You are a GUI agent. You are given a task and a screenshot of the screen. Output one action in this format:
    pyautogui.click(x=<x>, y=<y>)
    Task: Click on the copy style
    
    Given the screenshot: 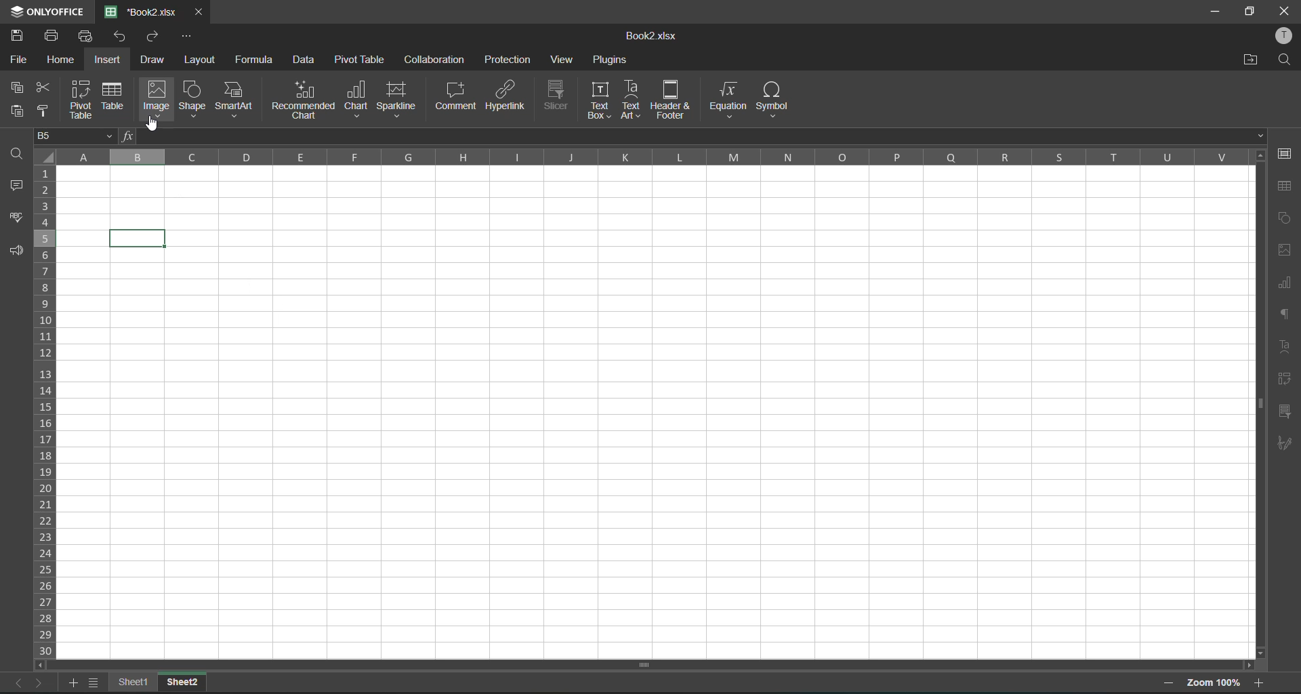 What is the action you would take?
    pyautogui.click(x=49, y=110)
    